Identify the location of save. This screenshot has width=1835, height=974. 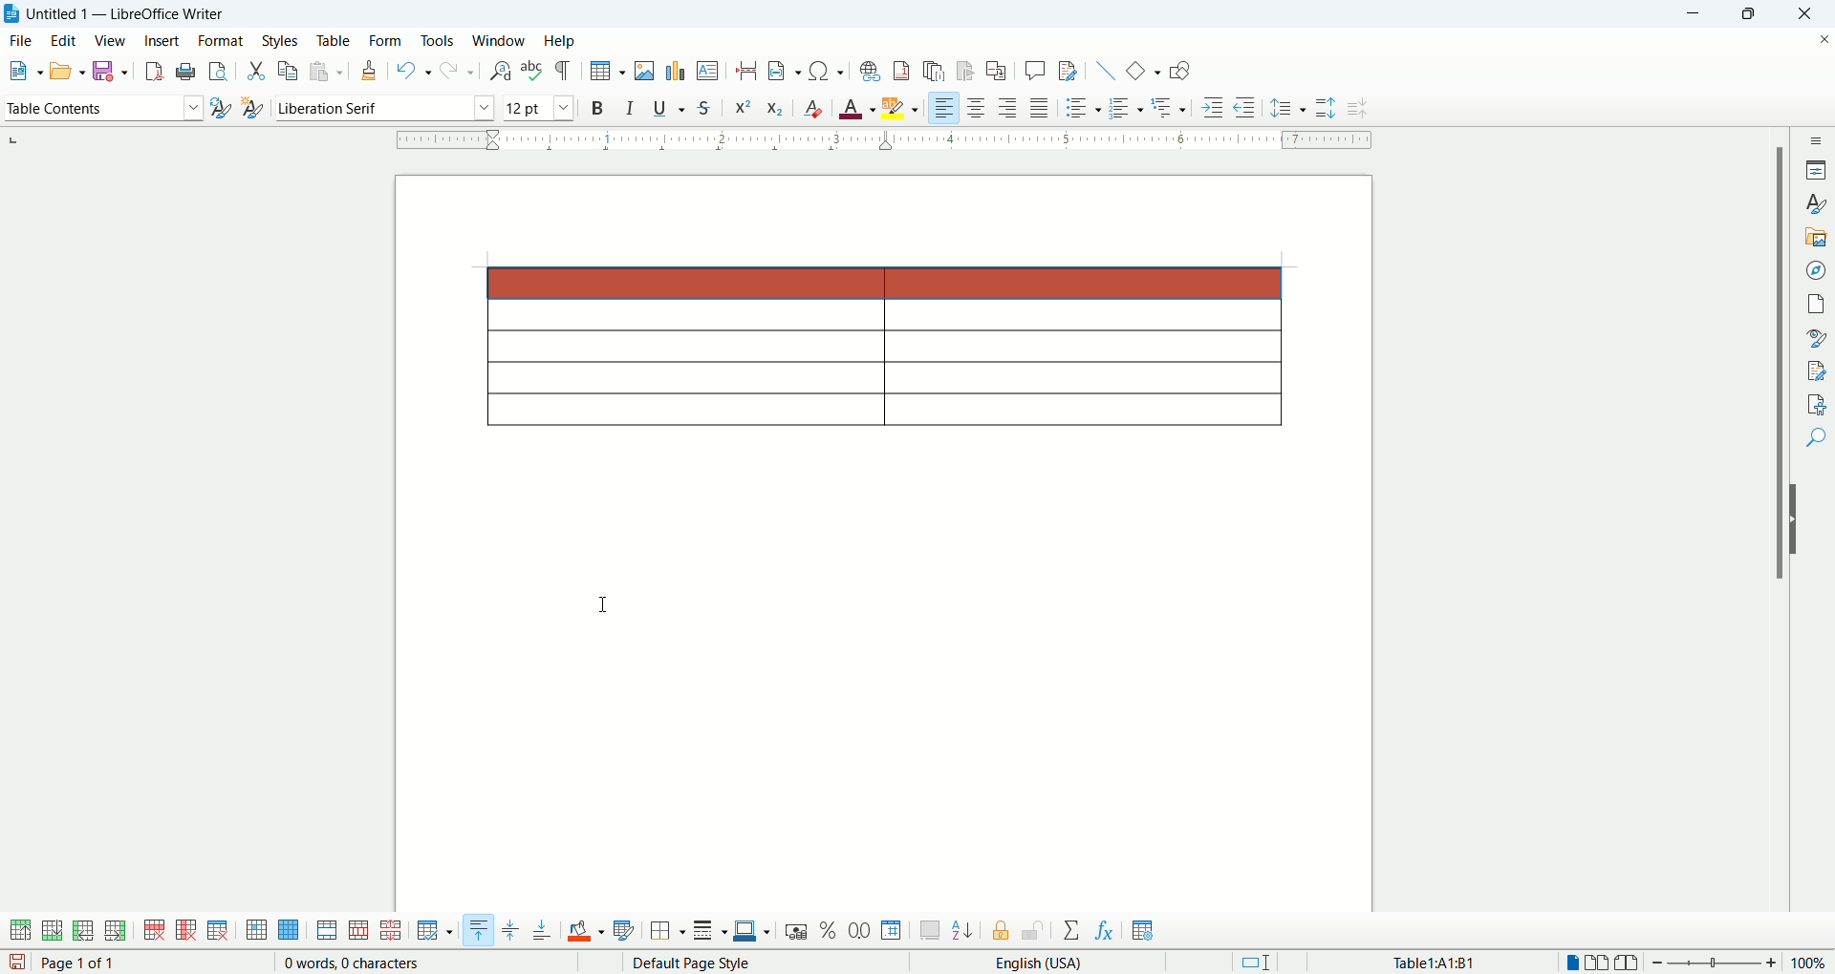
(109, 71).